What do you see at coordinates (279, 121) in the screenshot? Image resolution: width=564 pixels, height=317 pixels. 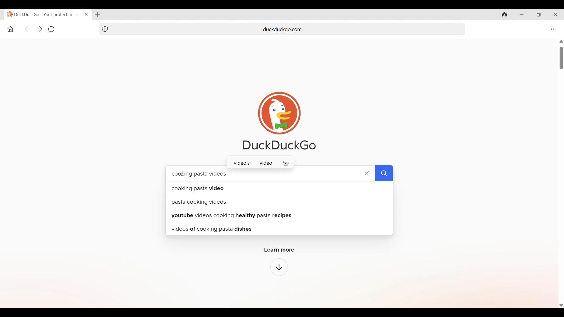 I see `Software logo and name` at bounding box center [279, 121].